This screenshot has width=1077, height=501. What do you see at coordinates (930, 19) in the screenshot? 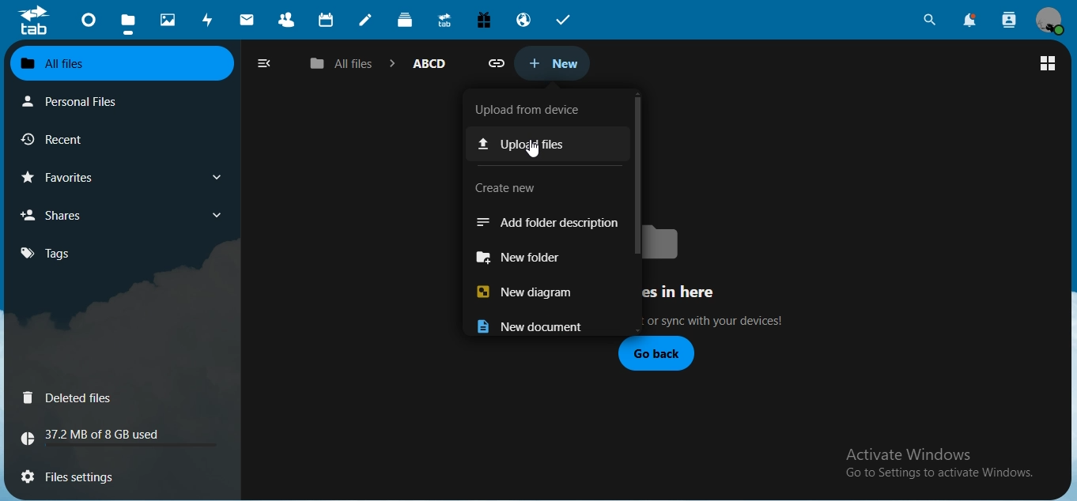
I see `search` at bounding box center [930, 19].